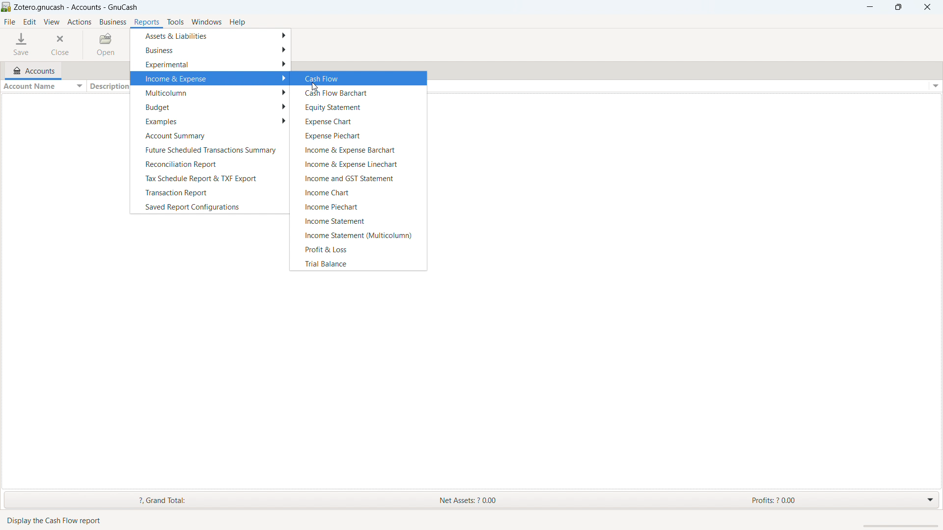 This screenshot has width=943, height=530. I want to click on tax schedule report and TXF export, so click(209, 178).